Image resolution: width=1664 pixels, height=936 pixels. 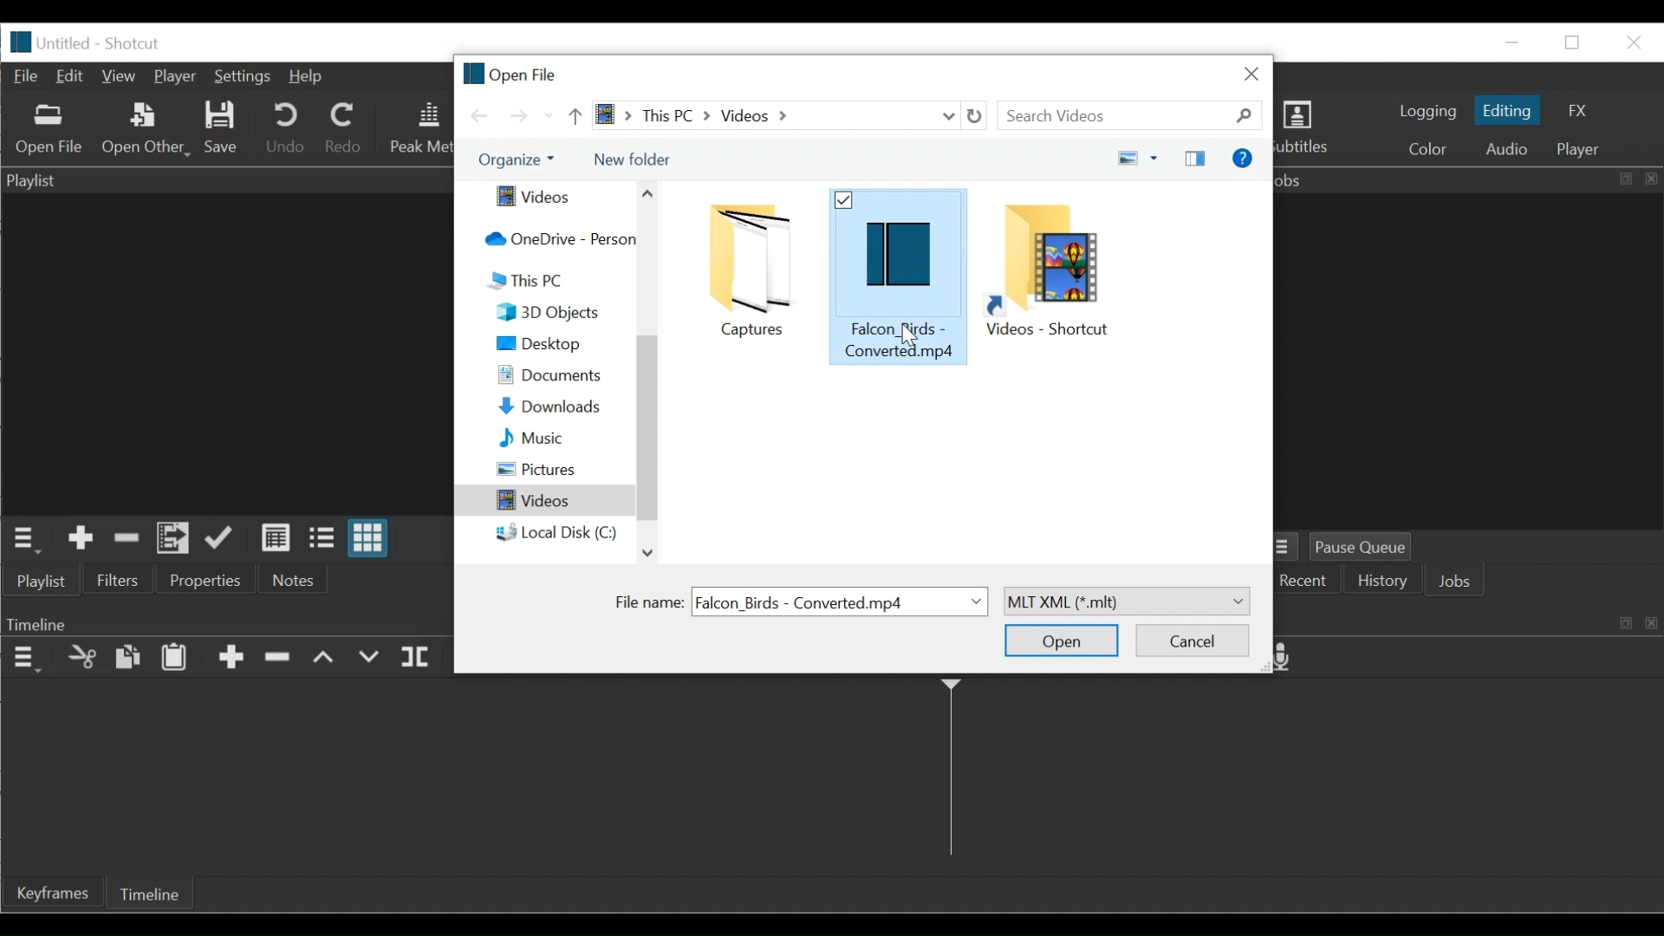 I want to click on Open, so click(x=1063, y=640).